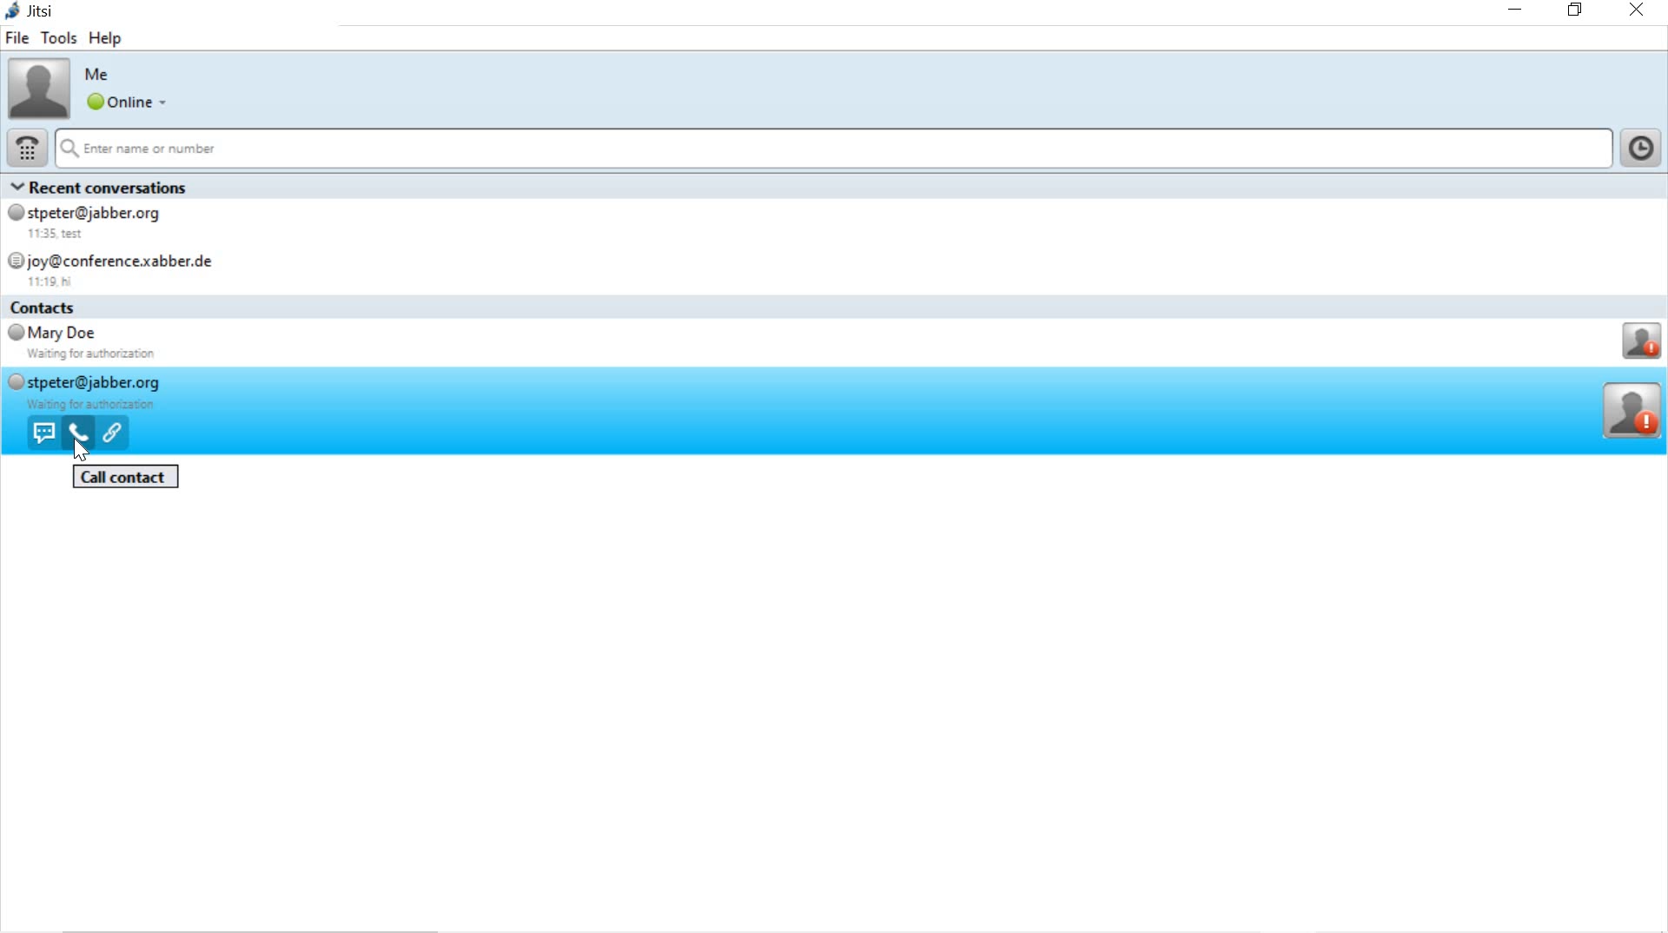  Describe the element at coordinates (27, 146) in the screenshot. I see `dial pad` at that location.